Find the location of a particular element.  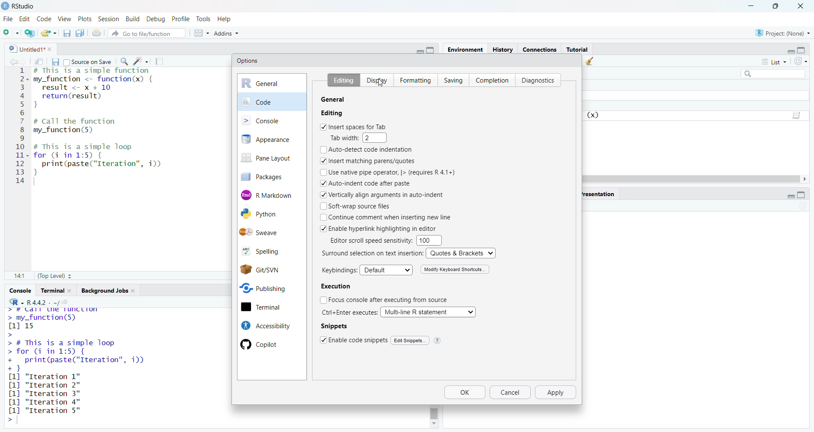

build is located at coordinates (132, 17).